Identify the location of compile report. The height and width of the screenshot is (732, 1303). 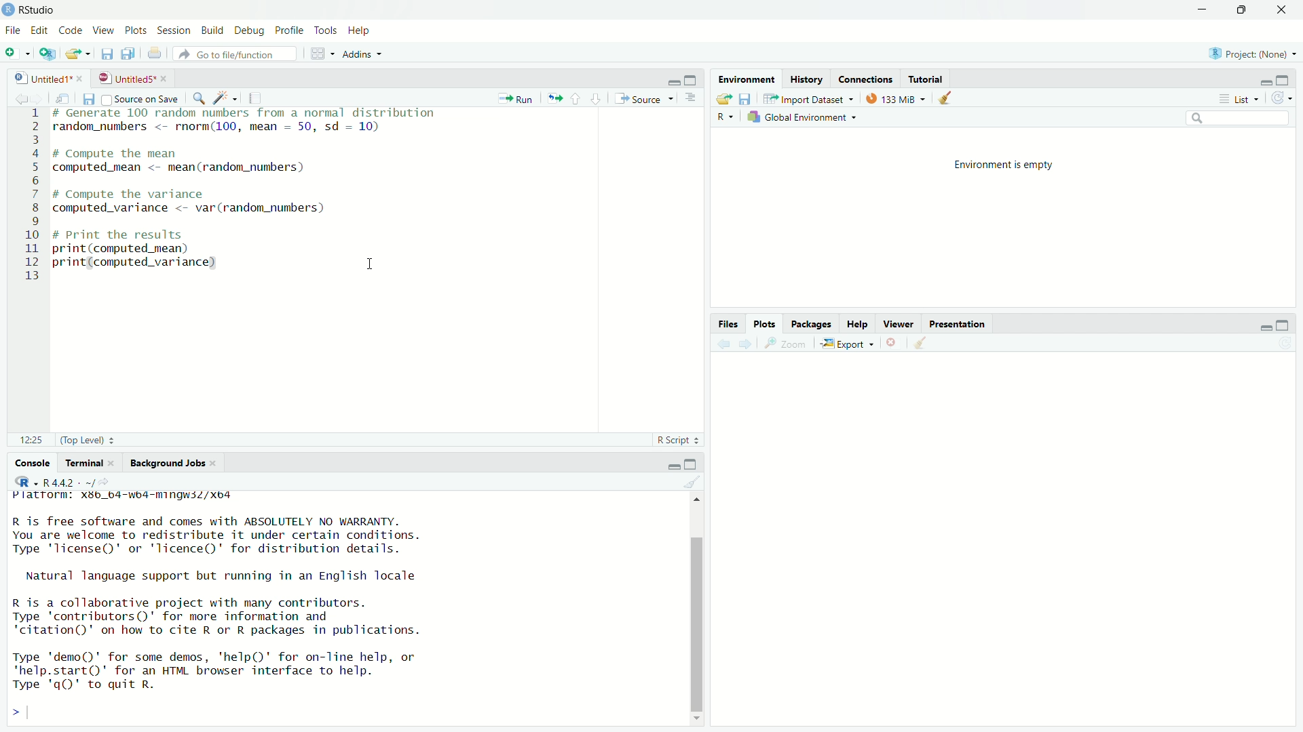
(256, 98).